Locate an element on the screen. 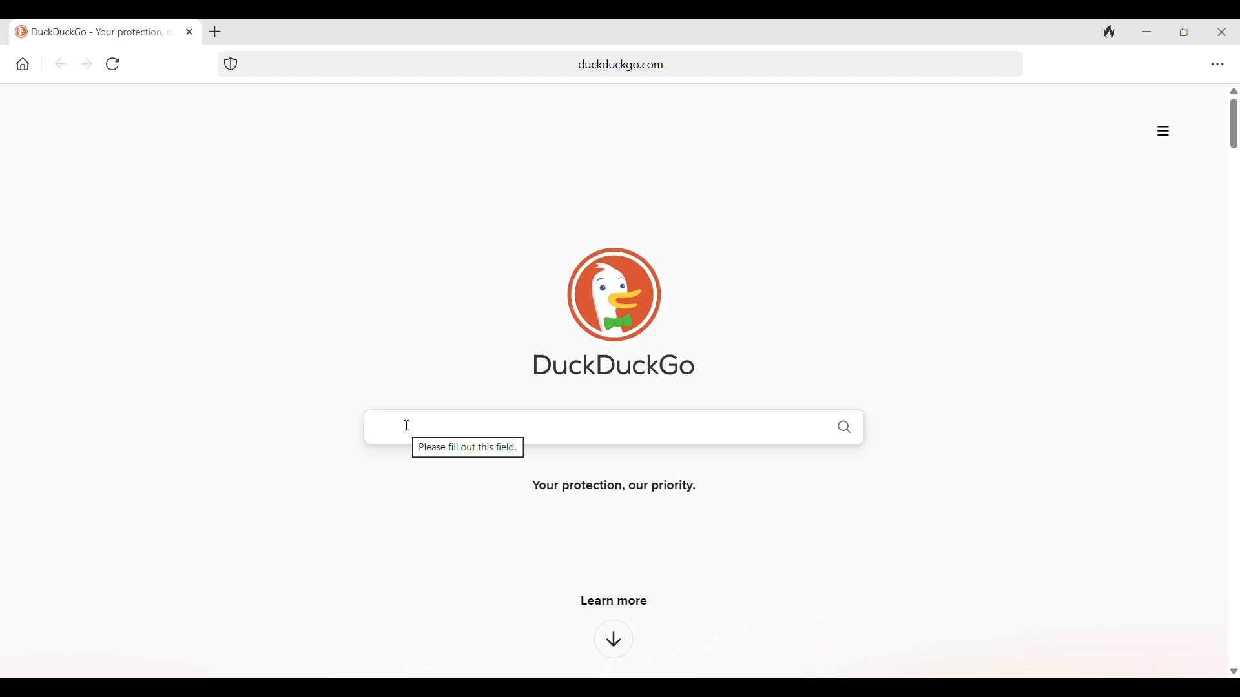 This screenshot has width=1240, height=697. Close tab is located at coordinates (190, 32).